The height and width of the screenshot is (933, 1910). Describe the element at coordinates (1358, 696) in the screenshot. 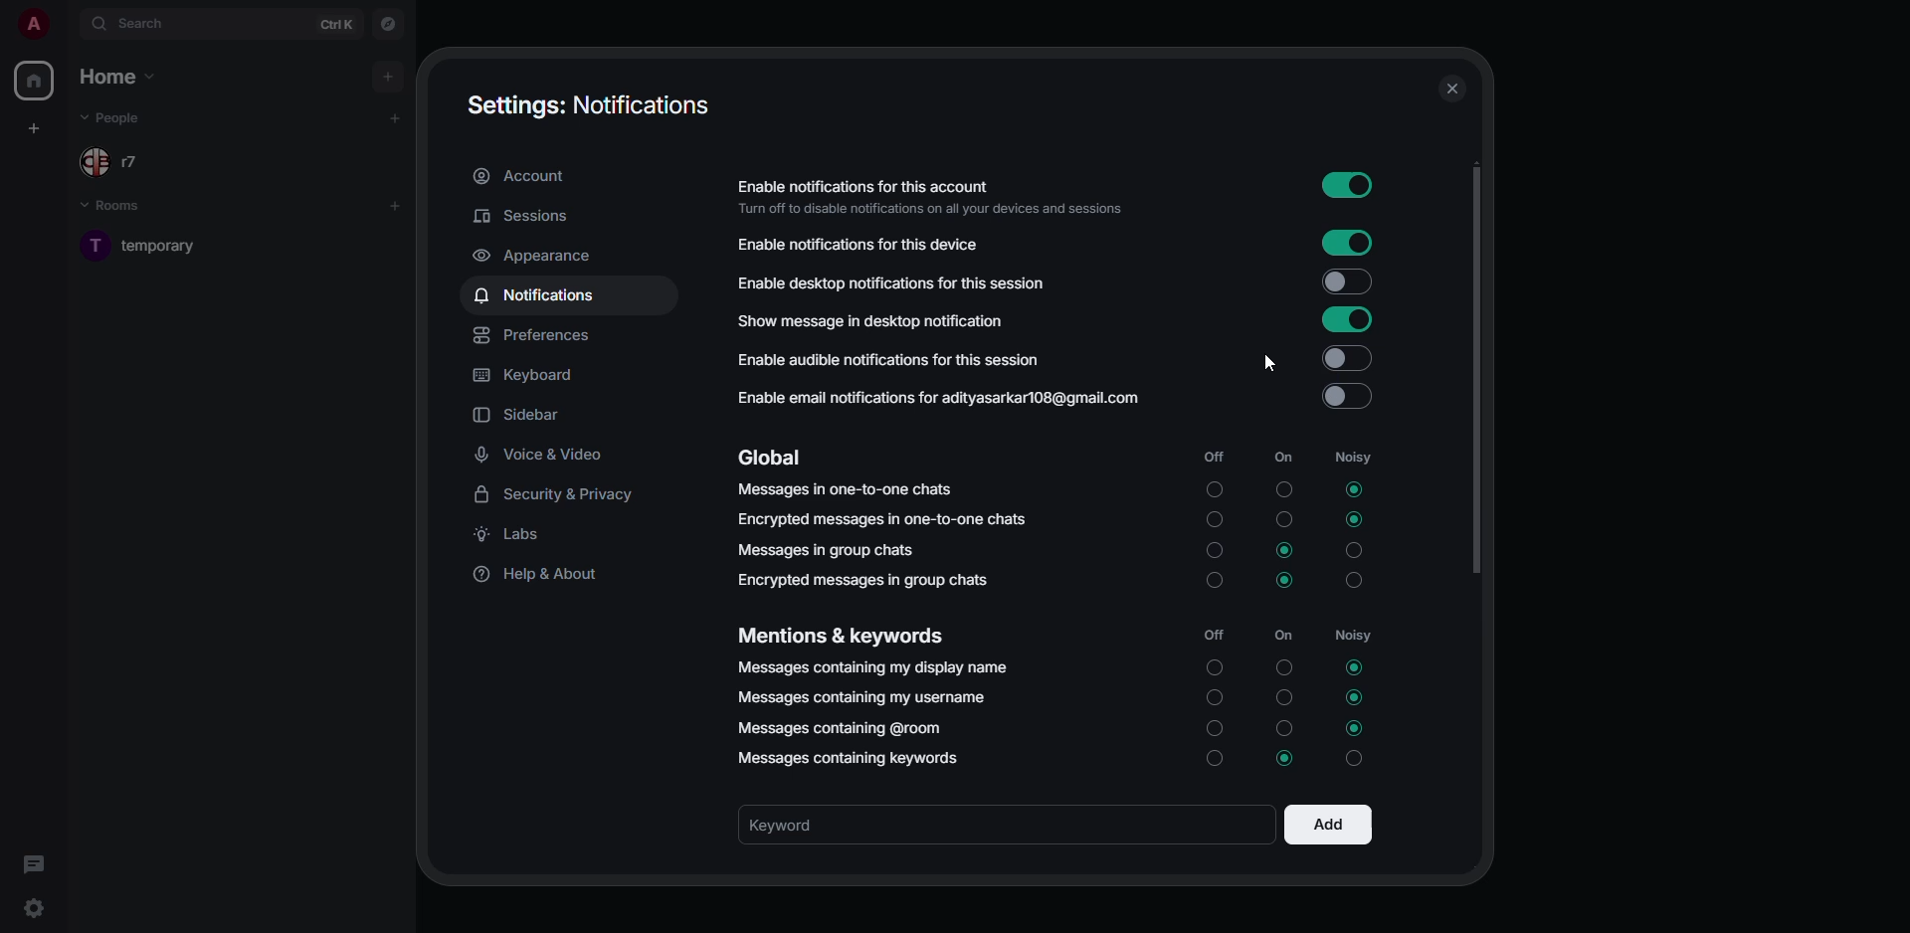

I see `selected` at that location.